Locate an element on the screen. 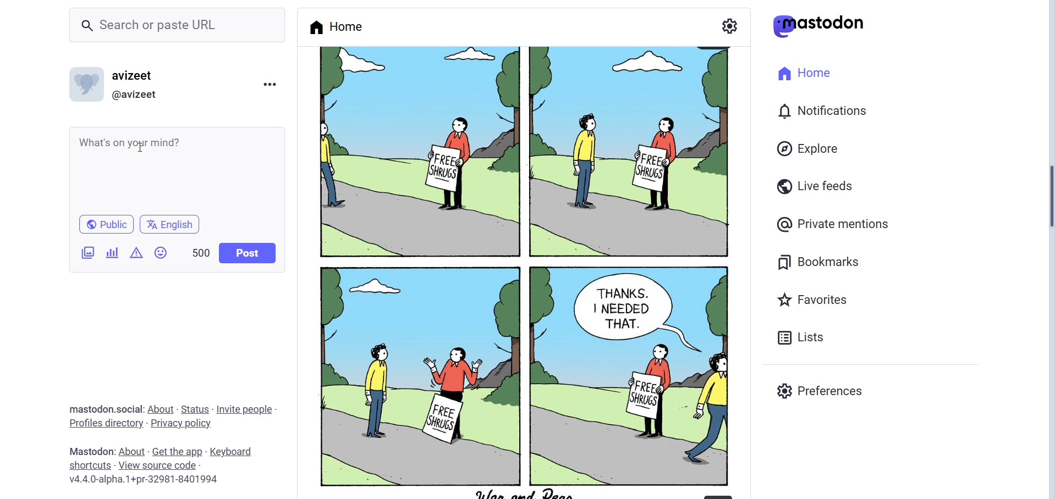 This screenshot has height=499, width=1055. Favorites is located at coordinates (815, 298).